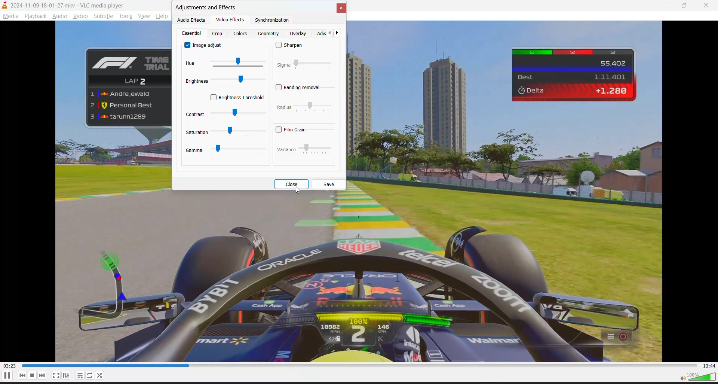 The image size is (718, 384). What do you see at coordinates (286, 150) in the screenshot?
I see `Variance` at bounding box center [286, 150].